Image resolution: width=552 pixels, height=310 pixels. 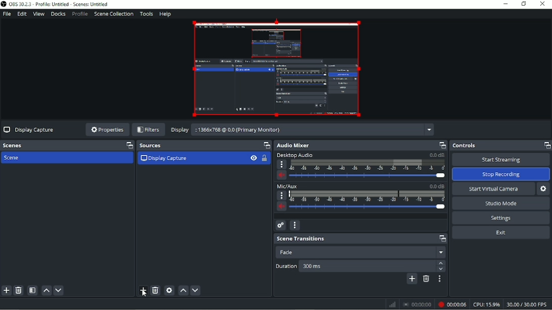 I want to click on Graph, so click(x=392, y=305).